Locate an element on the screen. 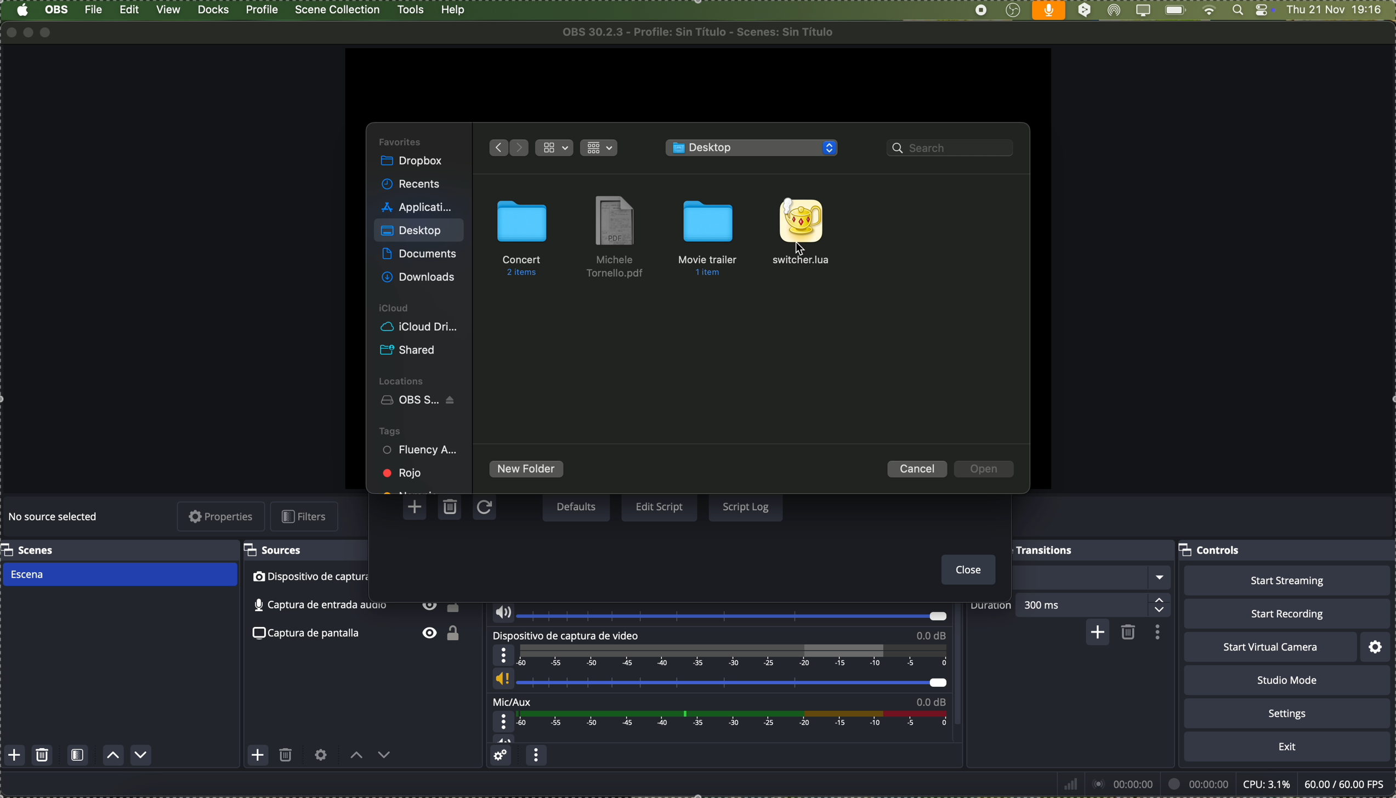 The image size is (1396, 798). wifi is located at coordinates (1209, 11).